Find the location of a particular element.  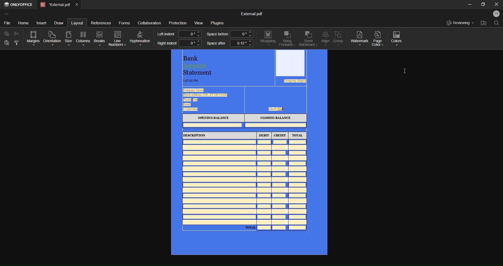

Margins is located at coordinates (31, 37).